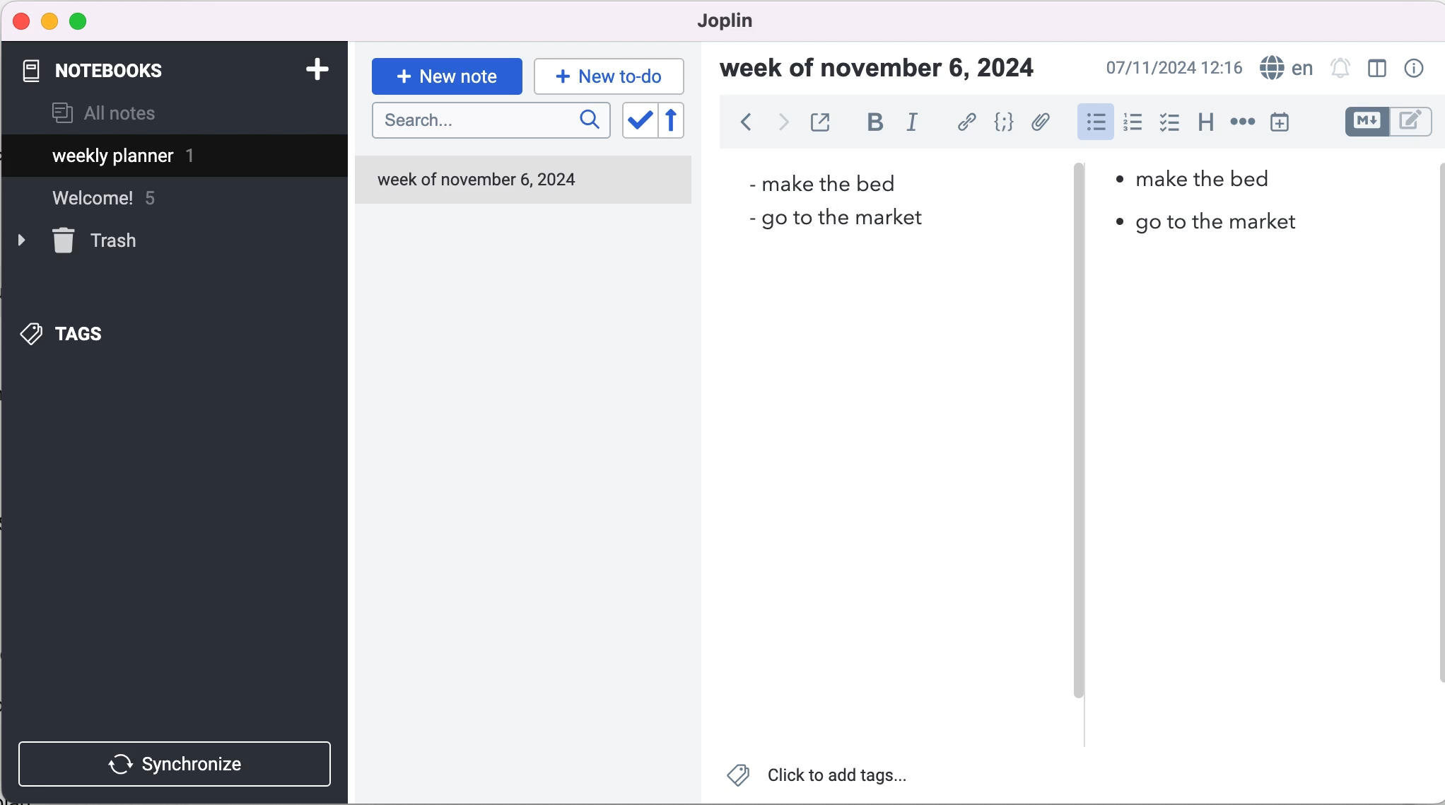  Describe the element at coordinates (1417, 68) in the screenshot. I see `properties note` at that location.